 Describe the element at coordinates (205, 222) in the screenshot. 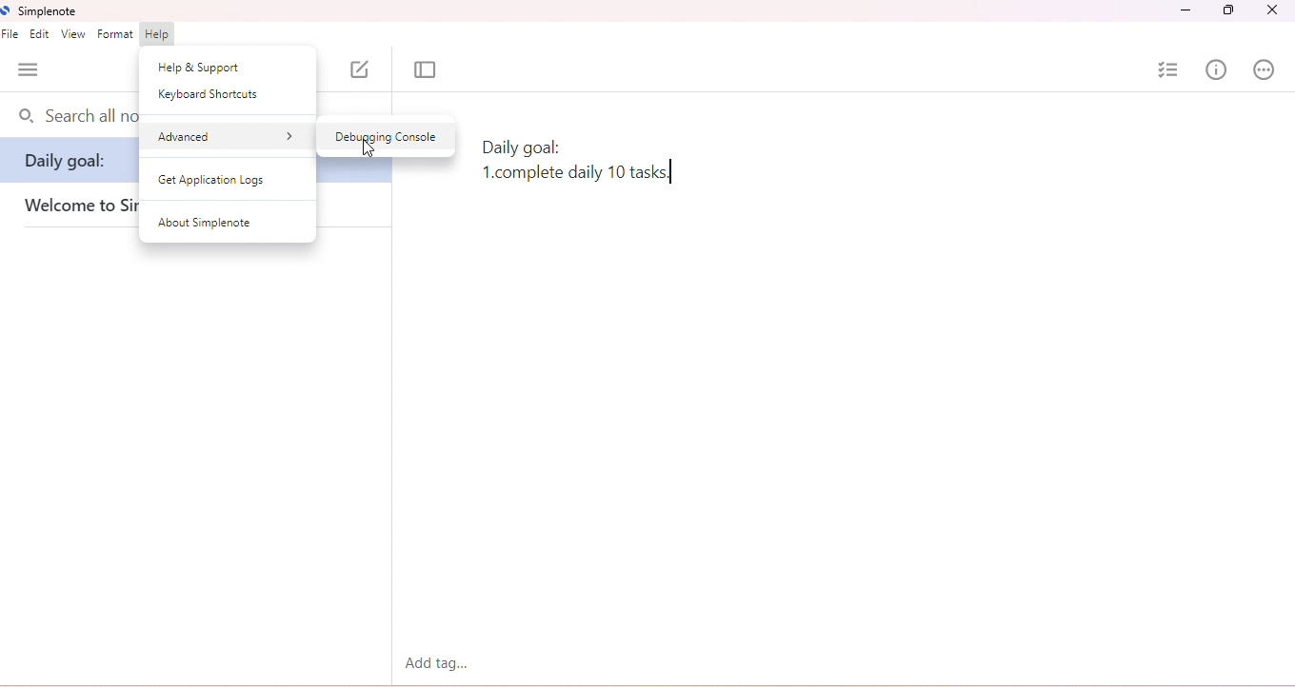

I see `about simplenote` at that location.